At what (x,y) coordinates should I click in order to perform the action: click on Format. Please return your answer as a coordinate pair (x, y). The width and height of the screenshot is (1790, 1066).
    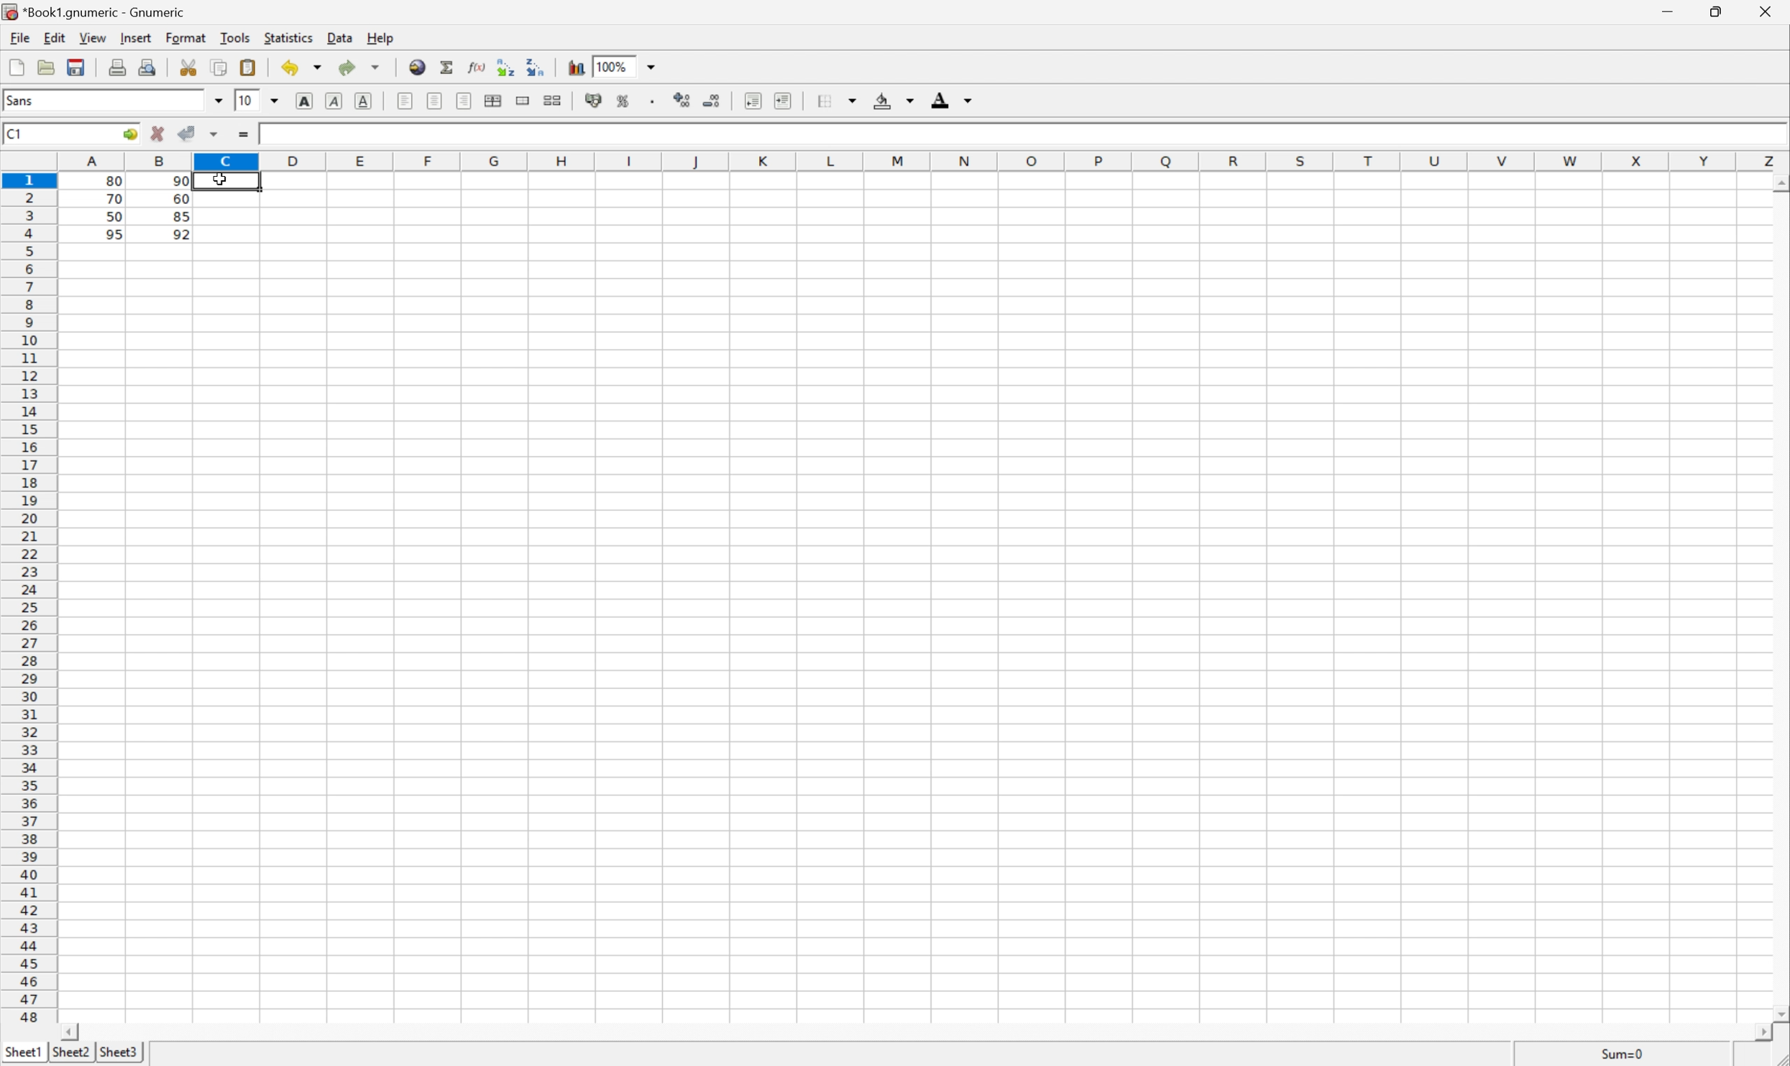
    Looking at the image, I should click on (185, 36).